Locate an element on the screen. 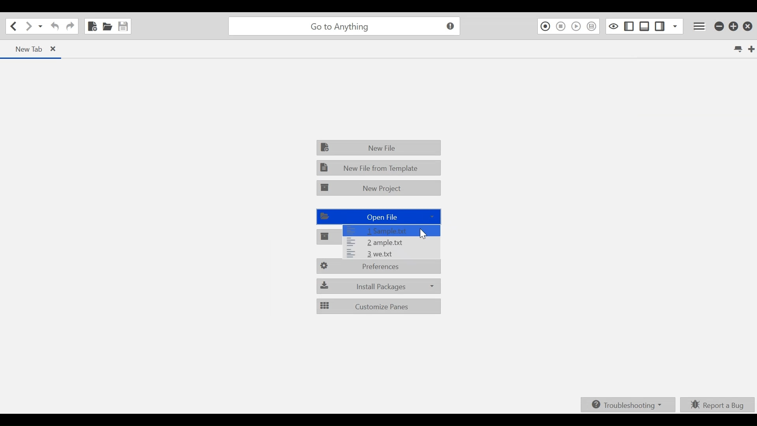 This screenshot has width=757, height=426. Undo is located at coordinates (54, 26).